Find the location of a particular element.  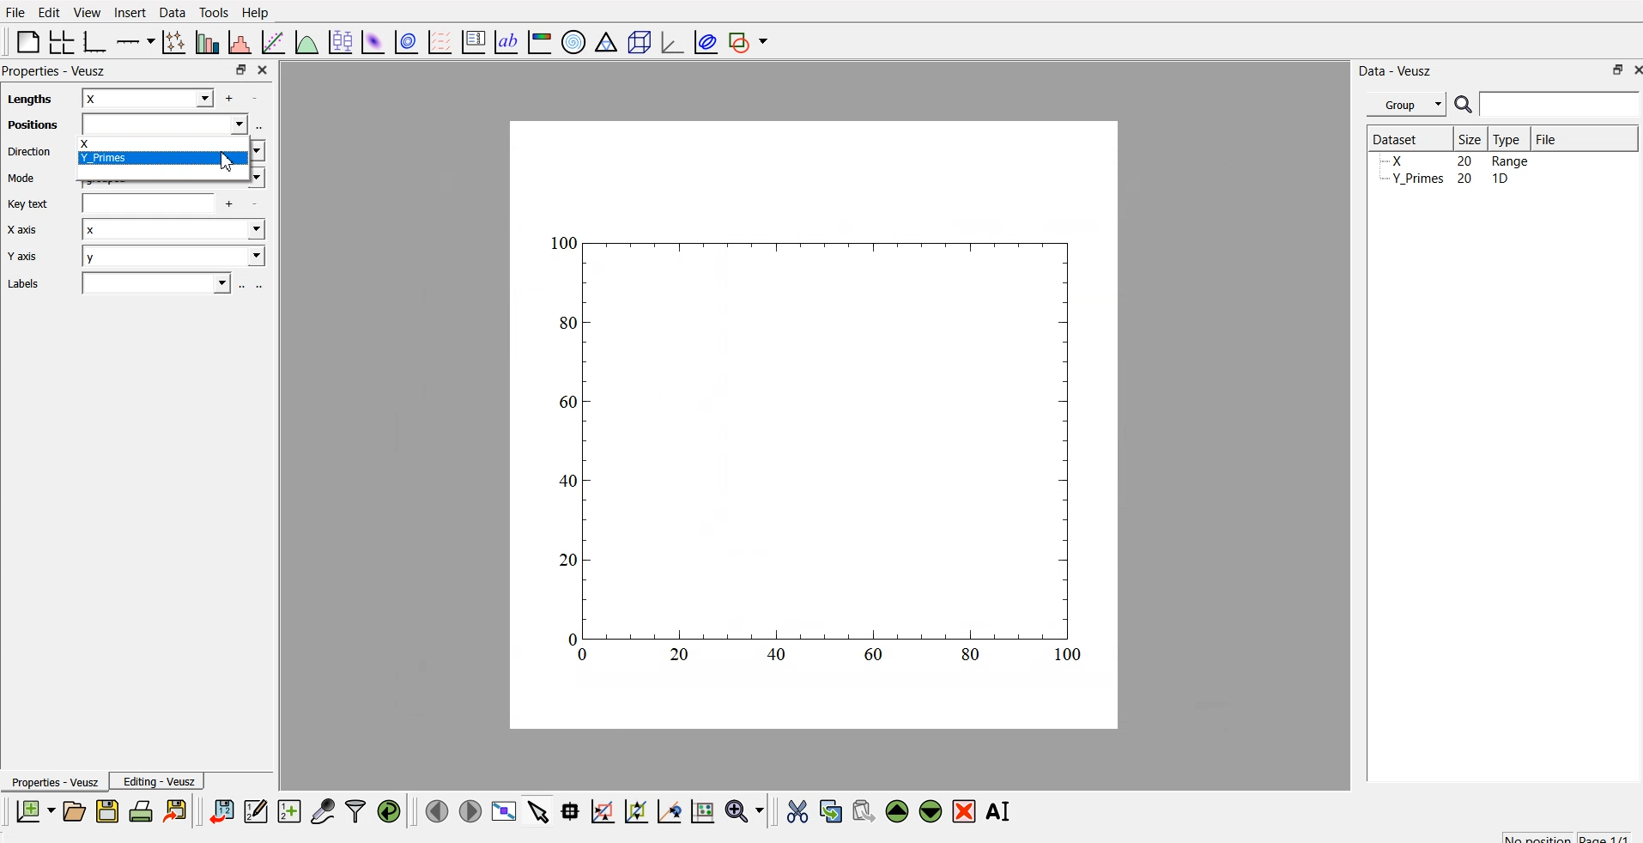

export to graphics format is located at coordinates (179, 810).